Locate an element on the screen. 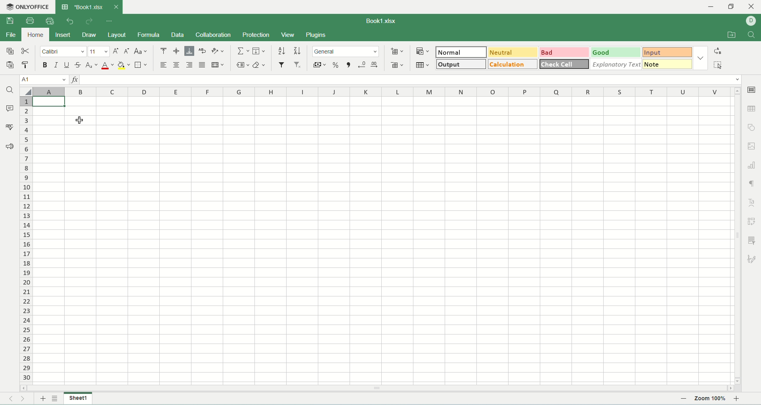 This screenshot has width=761, height=405. justified is located at coordinates (202, 65).